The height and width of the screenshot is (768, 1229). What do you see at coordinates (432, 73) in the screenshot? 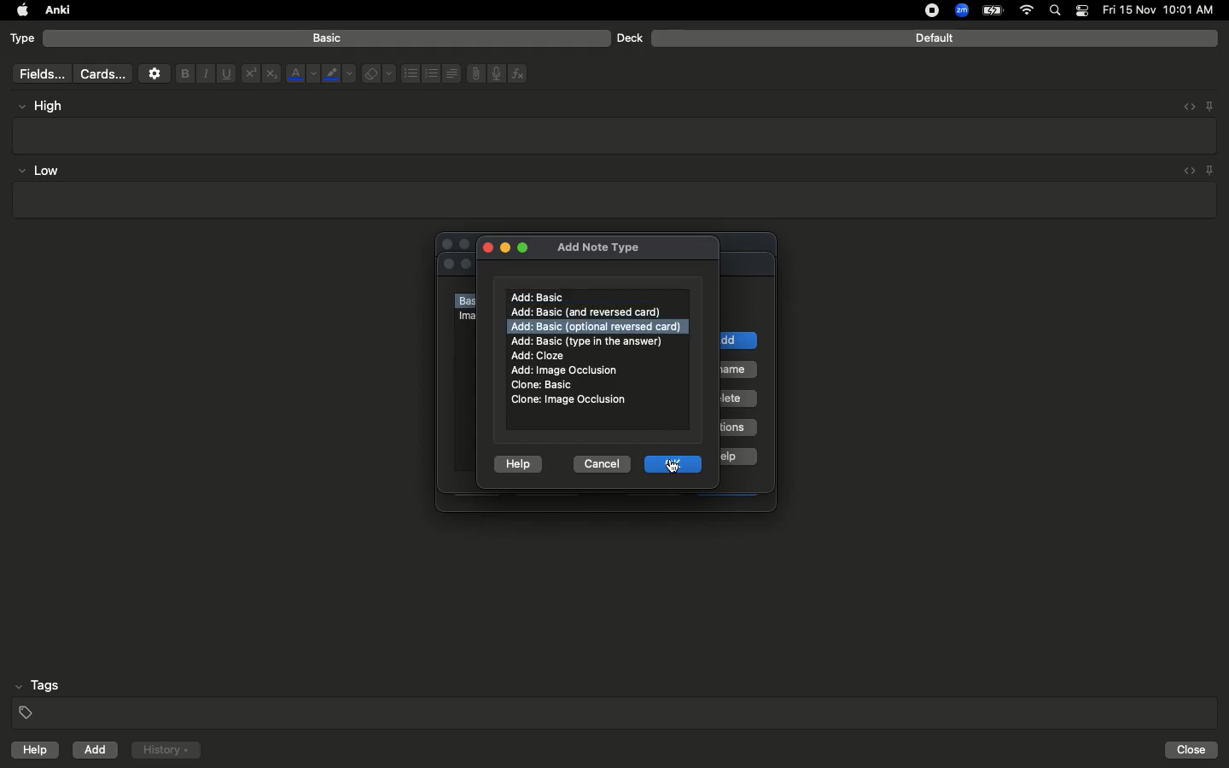
I see `Numbered bullets` at bounding box center [432, 73].